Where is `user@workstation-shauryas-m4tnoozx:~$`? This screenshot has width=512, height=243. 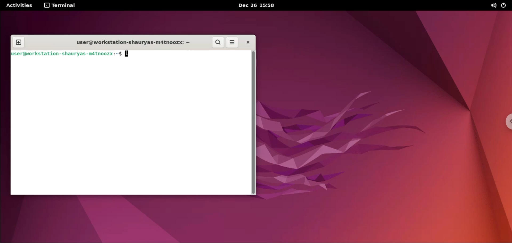 user@workstation-shauryas-m4tnoozx:~$ is located at coordinates (67, 54).